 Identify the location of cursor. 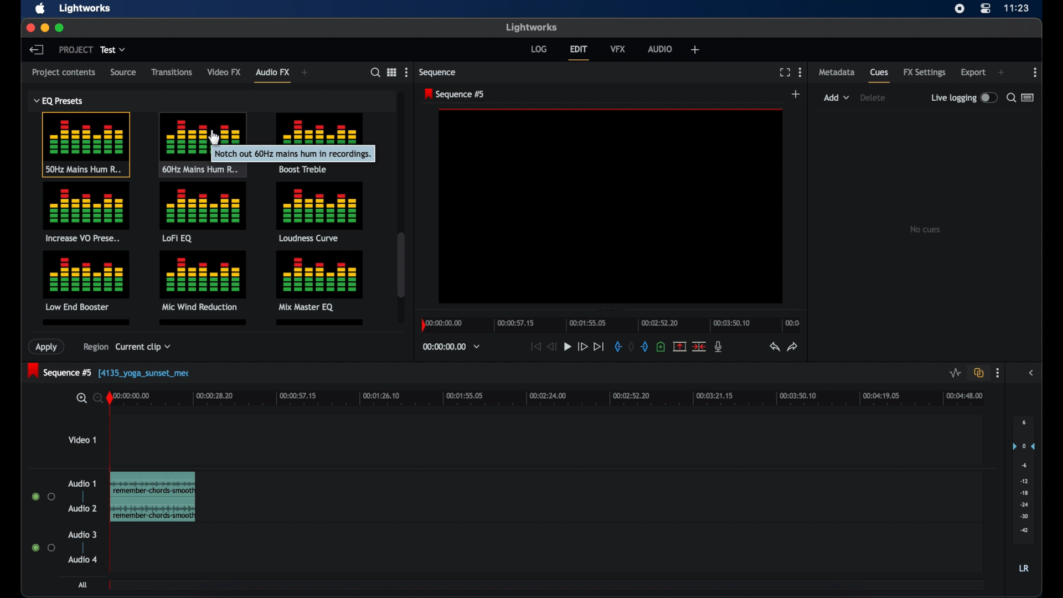
(211, 135).